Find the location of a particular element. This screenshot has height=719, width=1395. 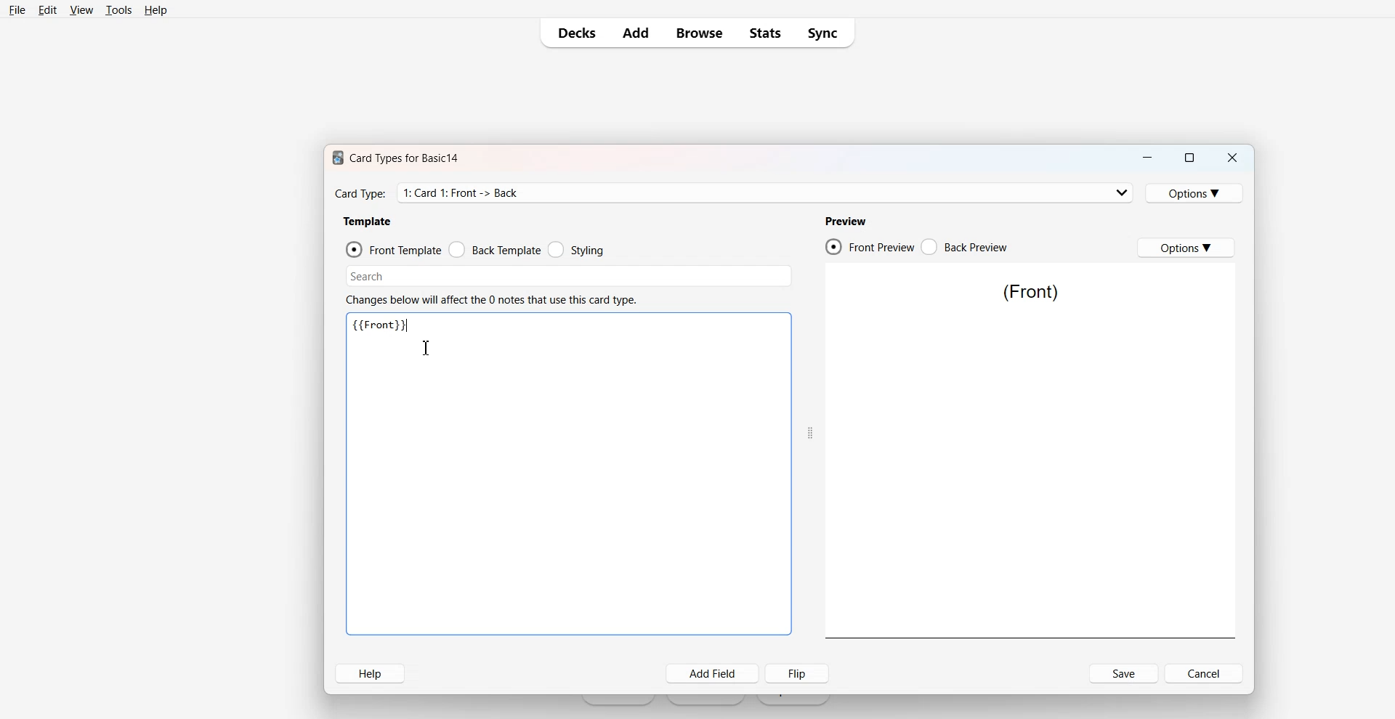

Decks is located at coordinates (573, 33).